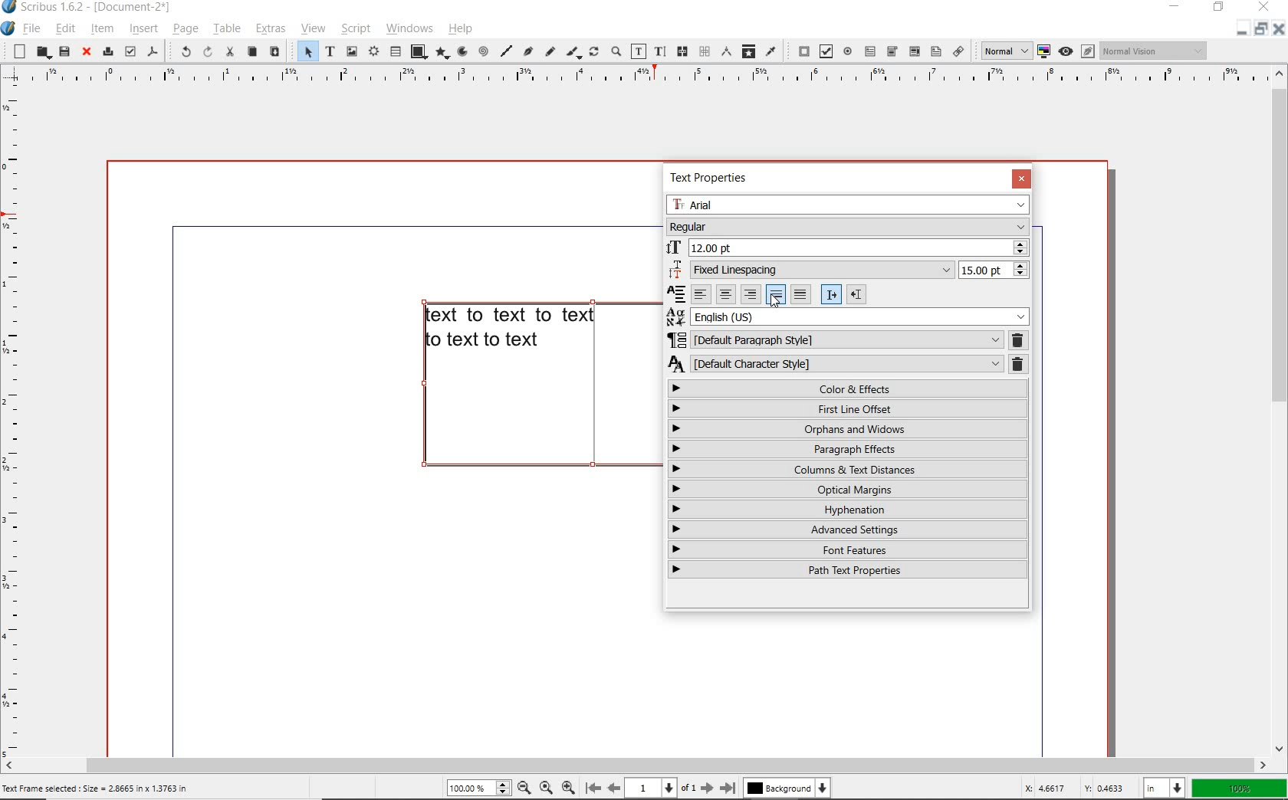 This screenshot has width=1288, height=800. I want to click on background , so click(786, 788).